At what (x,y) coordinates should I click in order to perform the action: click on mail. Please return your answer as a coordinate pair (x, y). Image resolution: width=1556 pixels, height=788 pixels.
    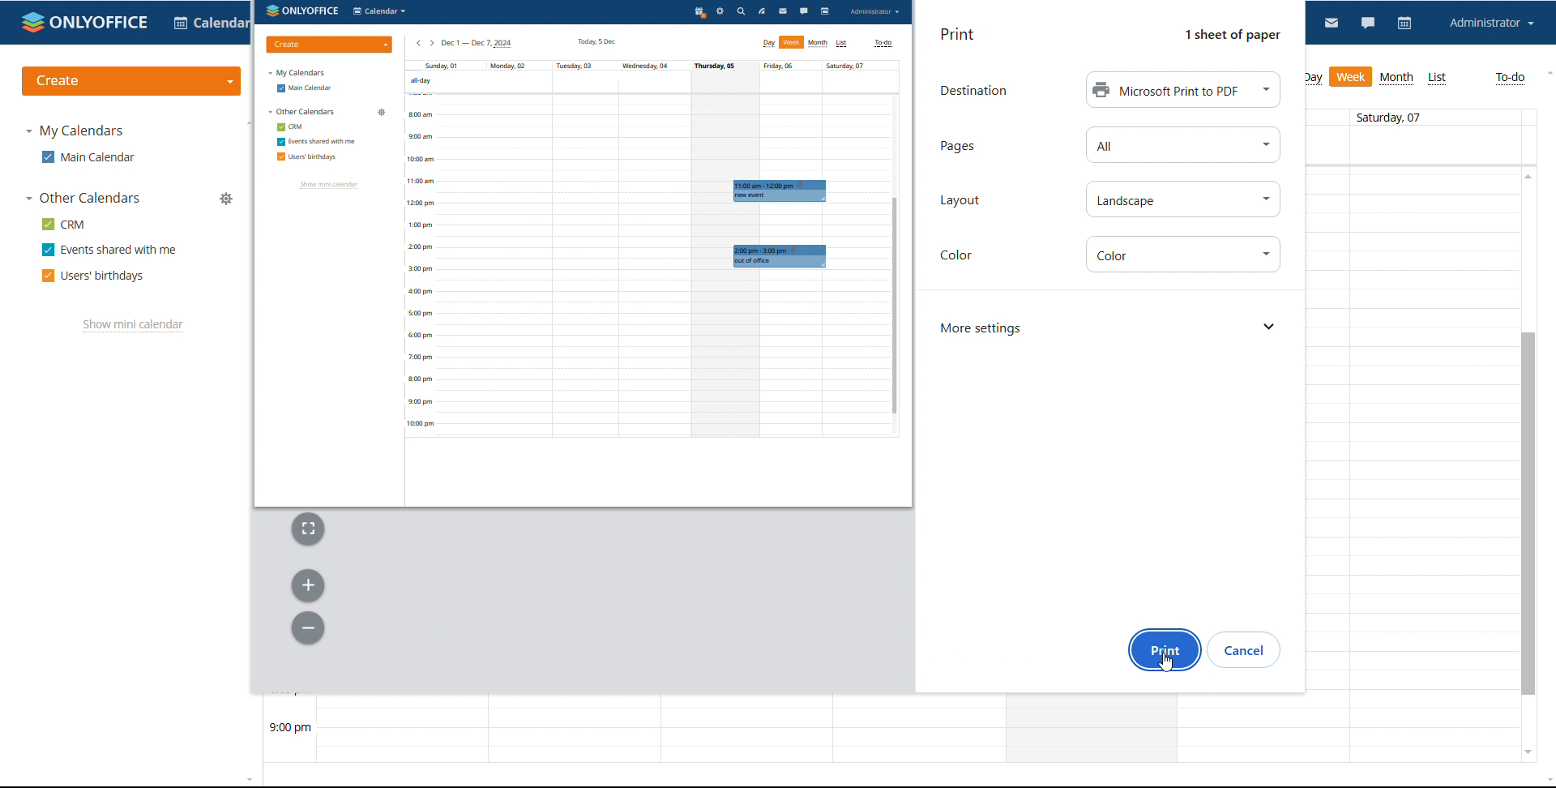
    Looking at the image, I should click on (1330, 25).